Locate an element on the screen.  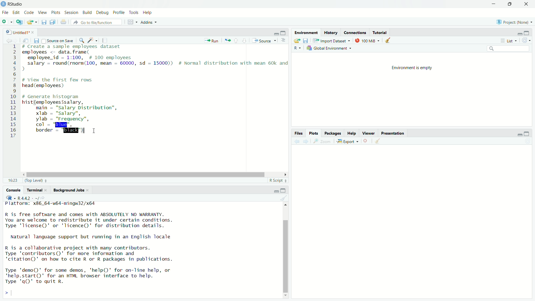
scroll right is located at coordinates (285, 175).